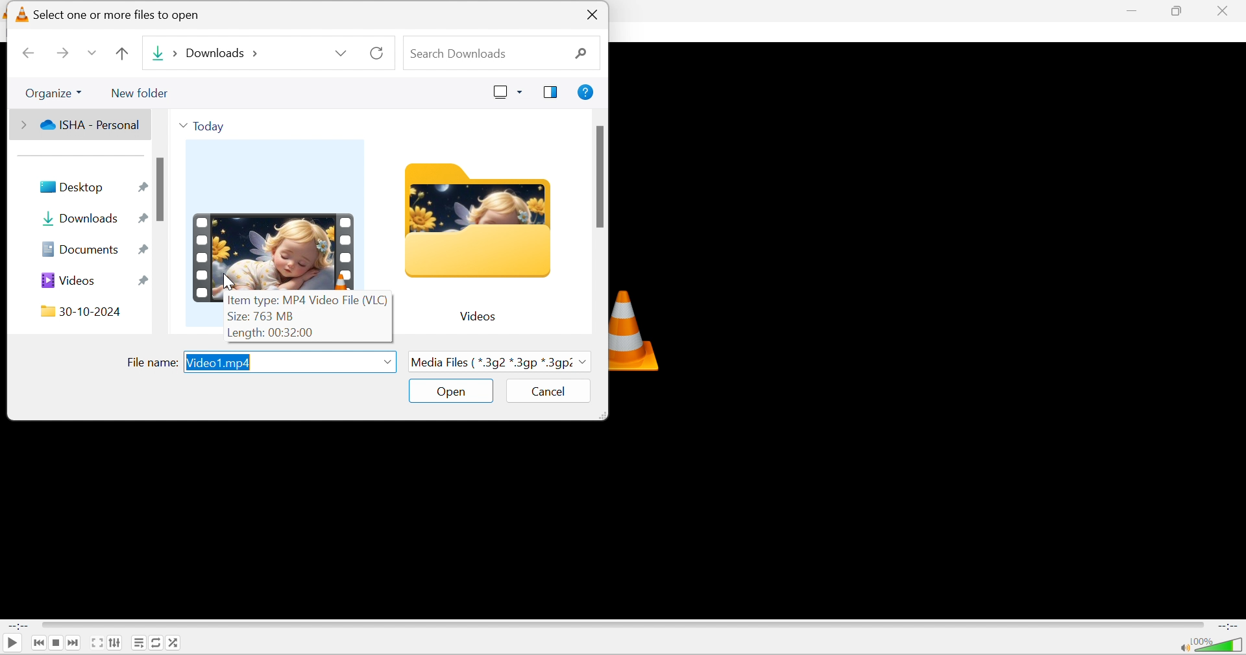  I want to click on Toggle the video in fullscreen, so click(97, 644).